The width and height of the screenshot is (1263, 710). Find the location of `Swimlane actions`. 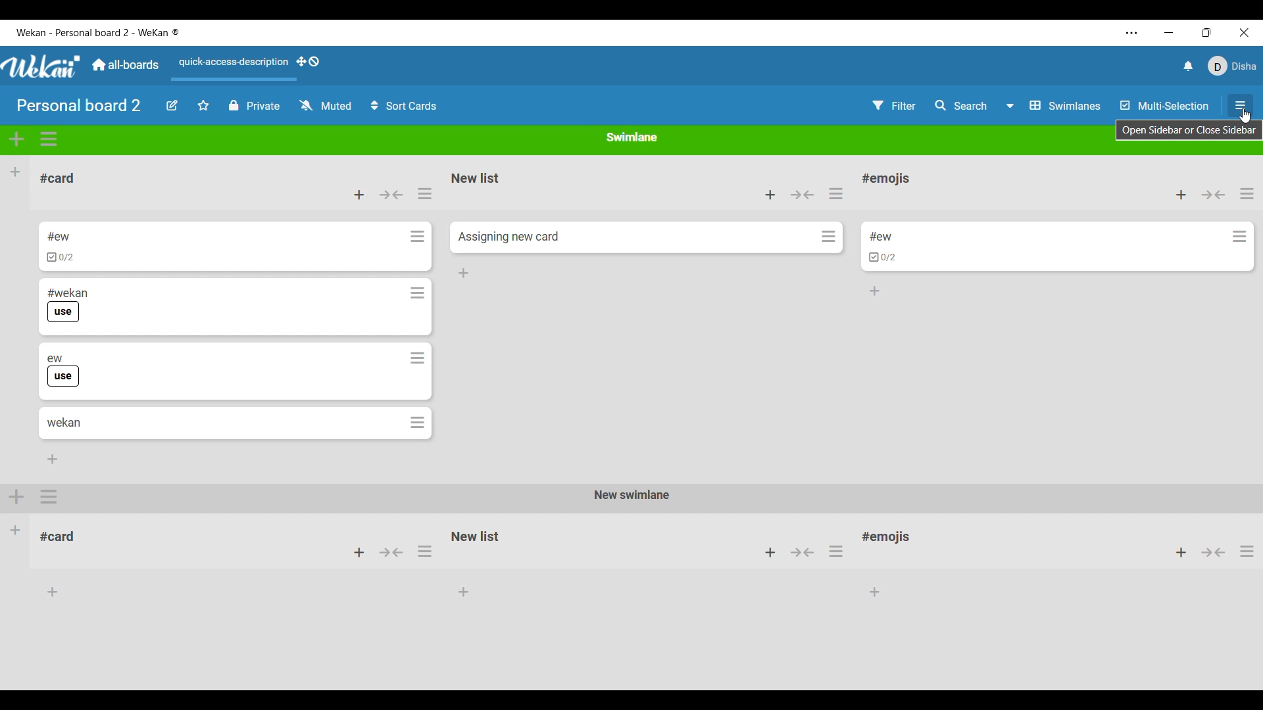

Swimlane actions is located at coordinates (49, 139).